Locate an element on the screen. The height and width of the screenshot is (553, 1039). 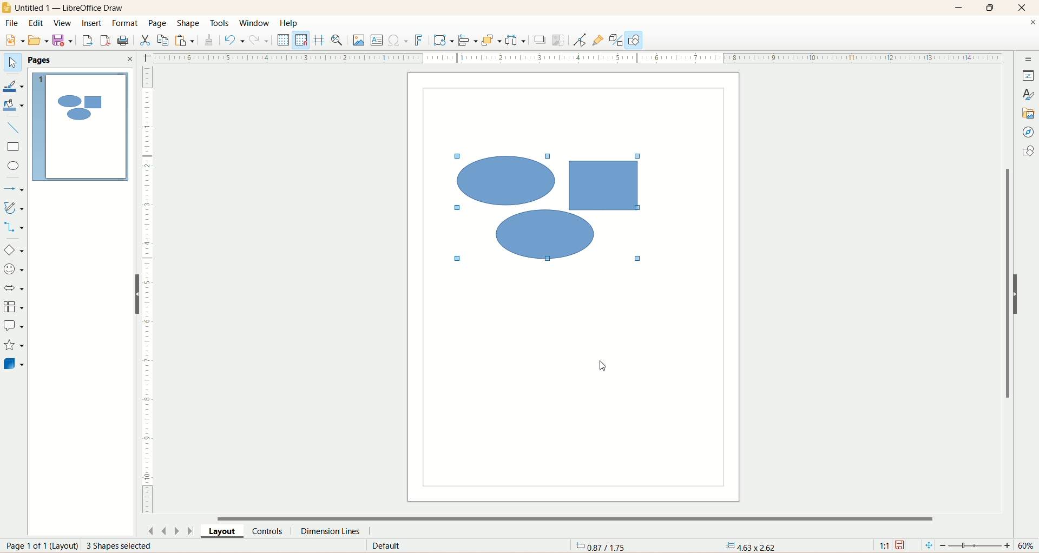
last page is located at coordinates (193, 530).